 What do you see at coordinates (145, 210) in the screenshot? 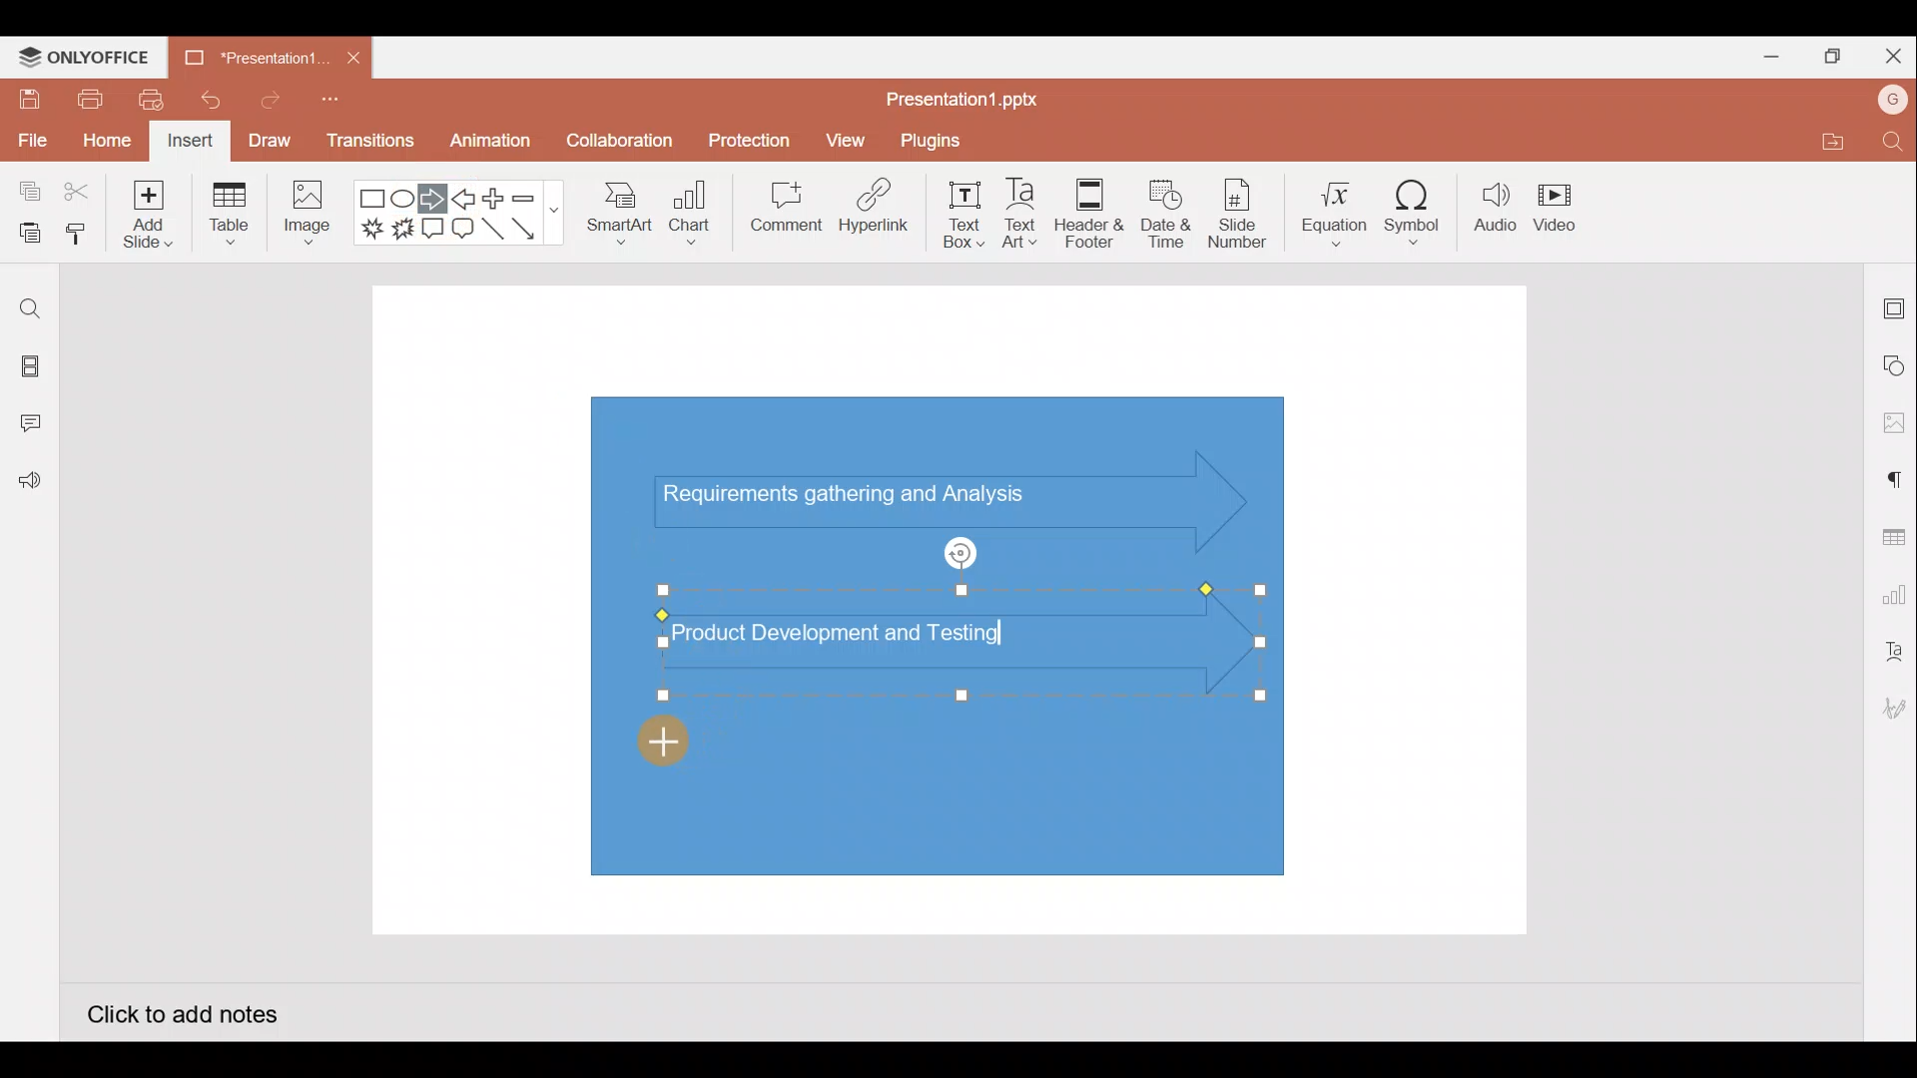
I see `Add slide` at bounding box center [145, 210].